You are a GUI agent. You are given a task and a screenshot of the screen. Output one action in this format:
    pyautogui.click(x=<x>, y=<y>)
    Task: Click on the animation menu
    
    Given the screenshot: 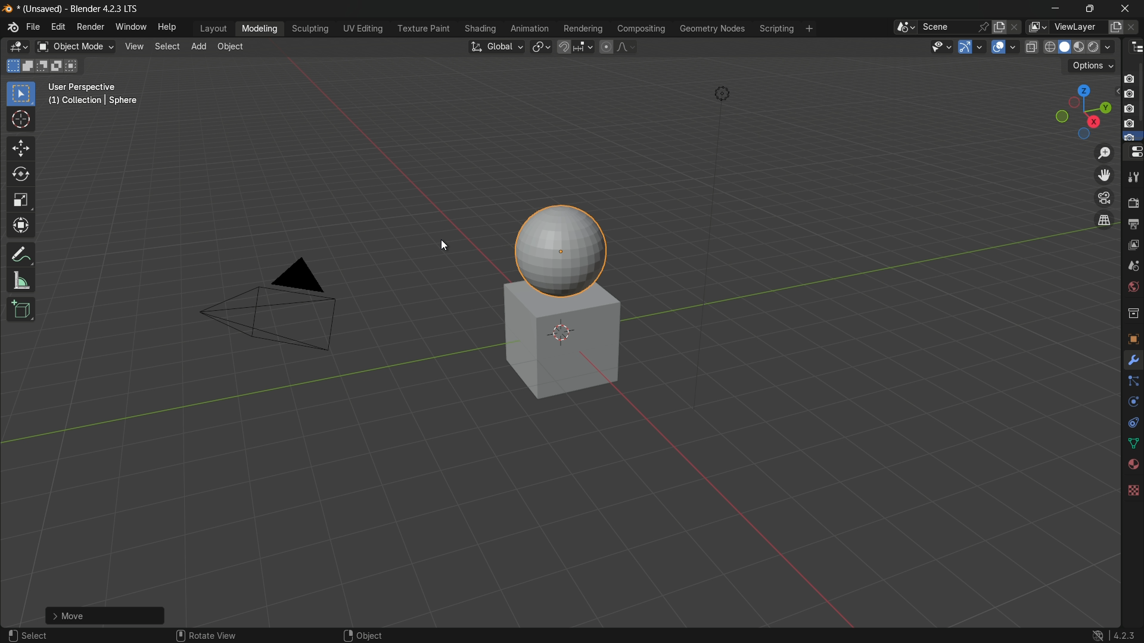 What is the action you would take?
    pyautogui.click(x=531, y=28)
    